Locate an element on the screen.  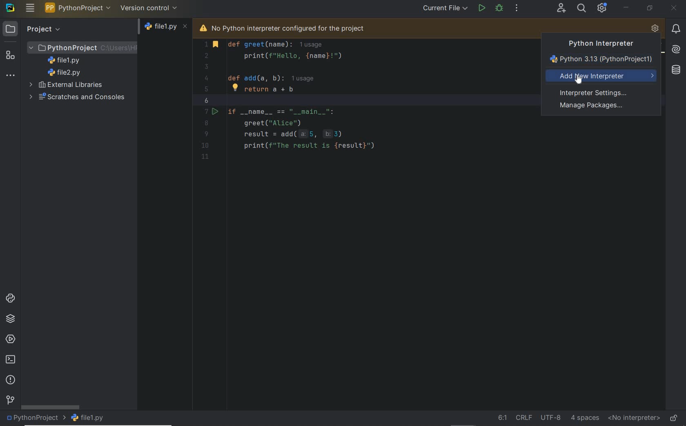
project name is located at coordinates (78, 8).